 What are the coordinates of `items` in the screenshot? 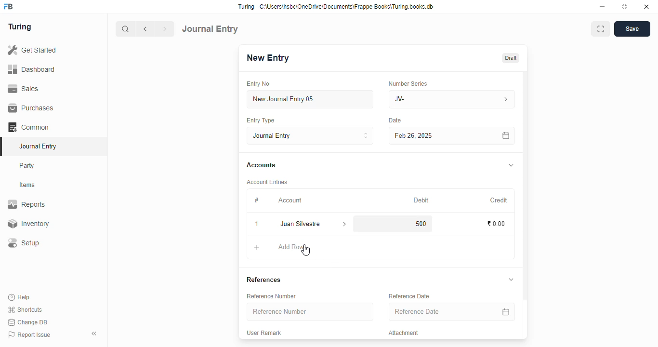 It's located at (28, 185).